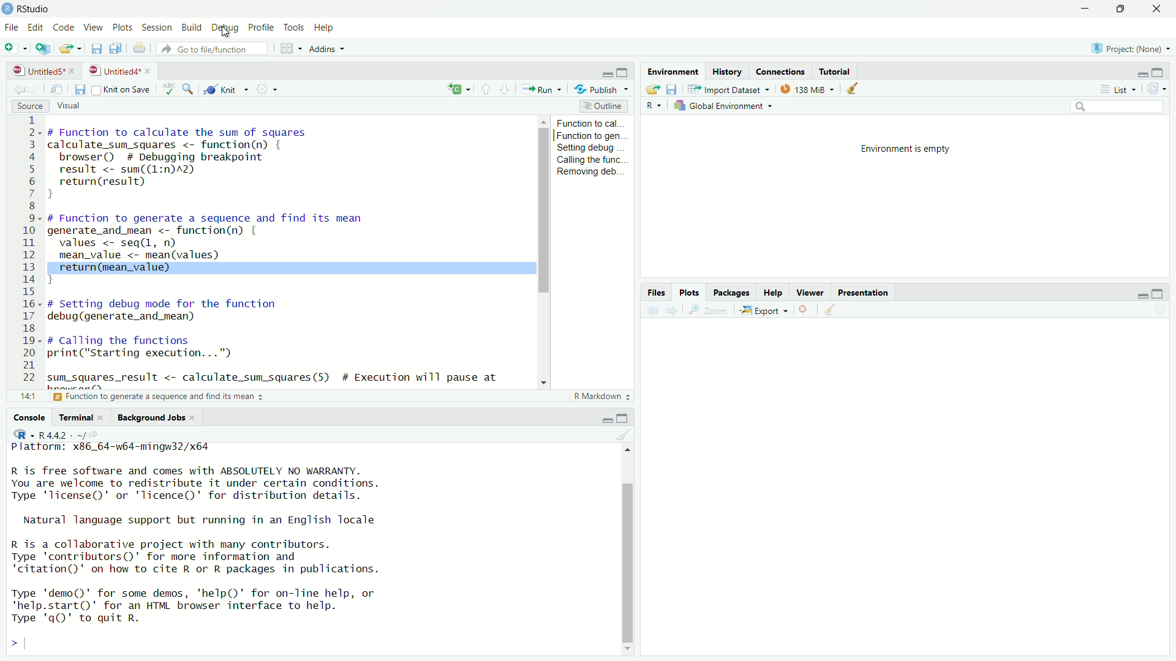 This screenshot has width=1176, height=661. I want to click on view, so click(96, 26).